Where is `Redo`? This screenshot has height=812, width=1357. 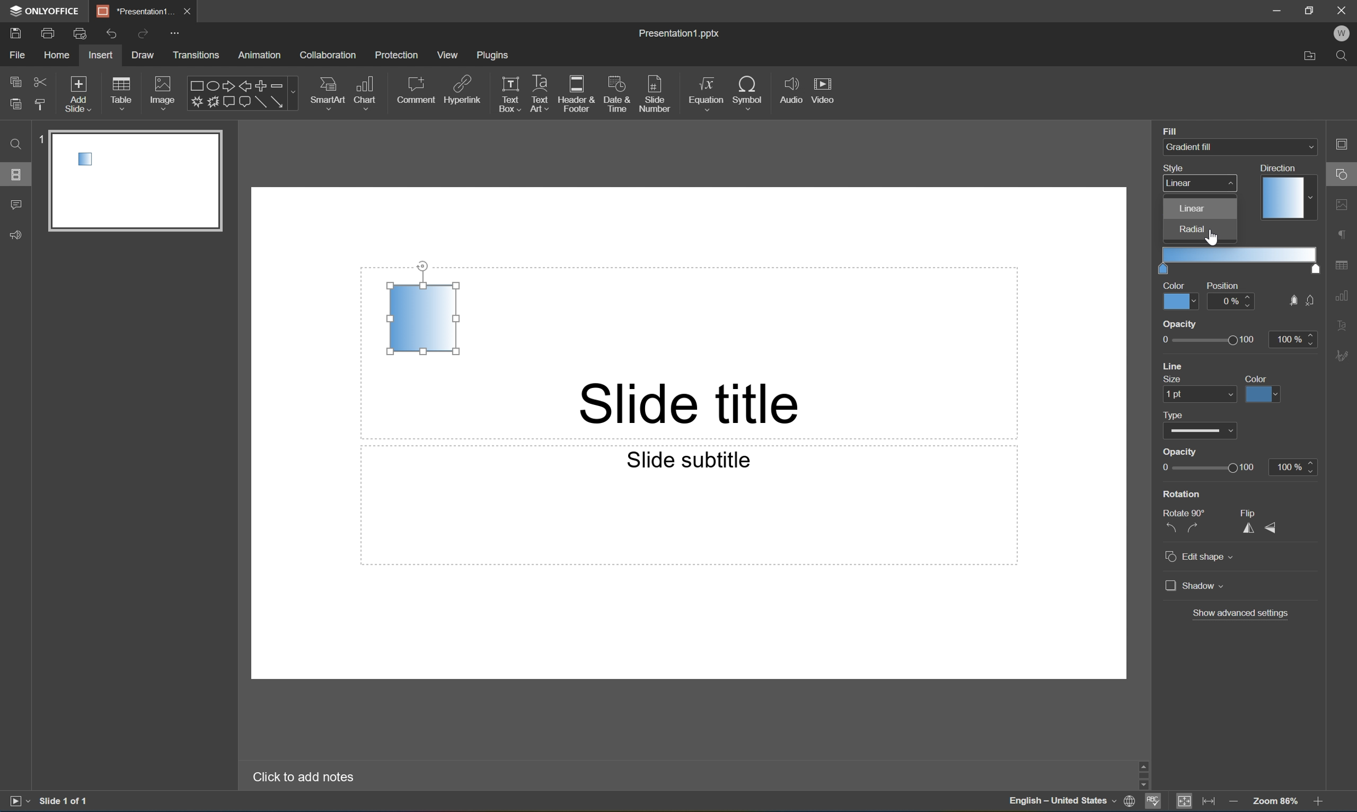 Redo is located at coordinates (142, 35).